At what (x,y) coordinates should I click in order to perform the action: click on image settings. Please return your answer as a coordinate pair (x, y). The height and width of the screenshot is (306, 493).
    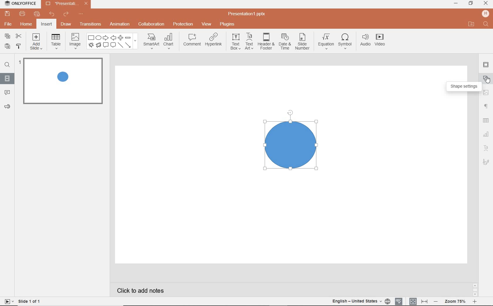
    Looking at the image, I should click on (487, 92).